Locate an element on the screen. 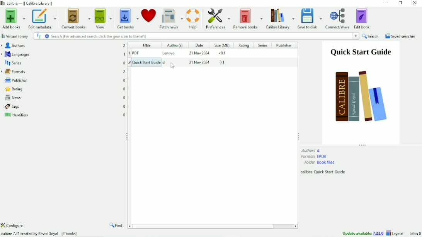  Virtual library is located at coordinates (15, 36).